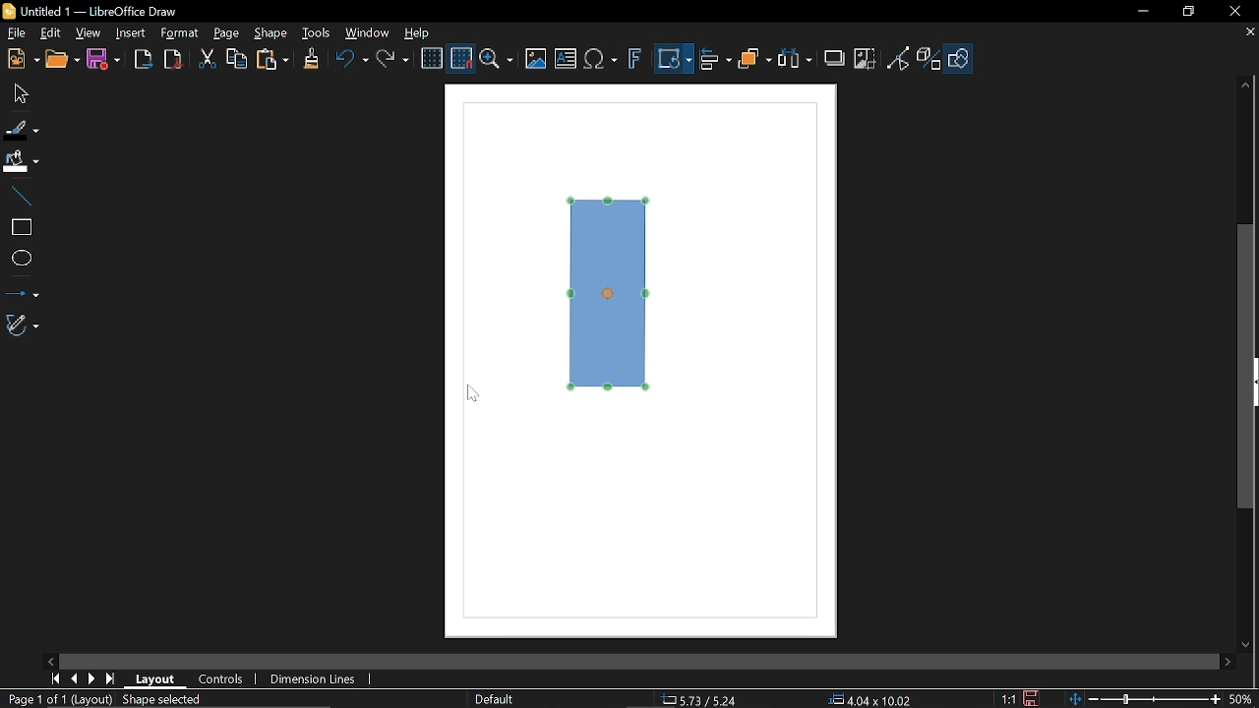 Image resolution: width=1259 pixels, height=708 pixels. Describe the element at coordinates (20, 162) in the screenshot. I see `Fill color` at that location.